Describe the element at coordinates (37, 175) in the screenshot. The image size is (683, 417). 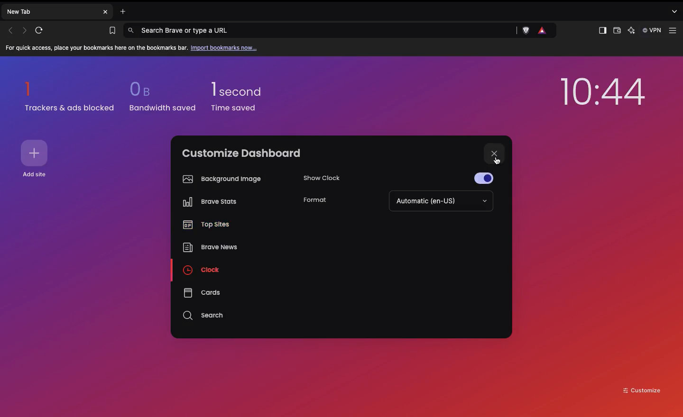
I see `Add site` at that location.